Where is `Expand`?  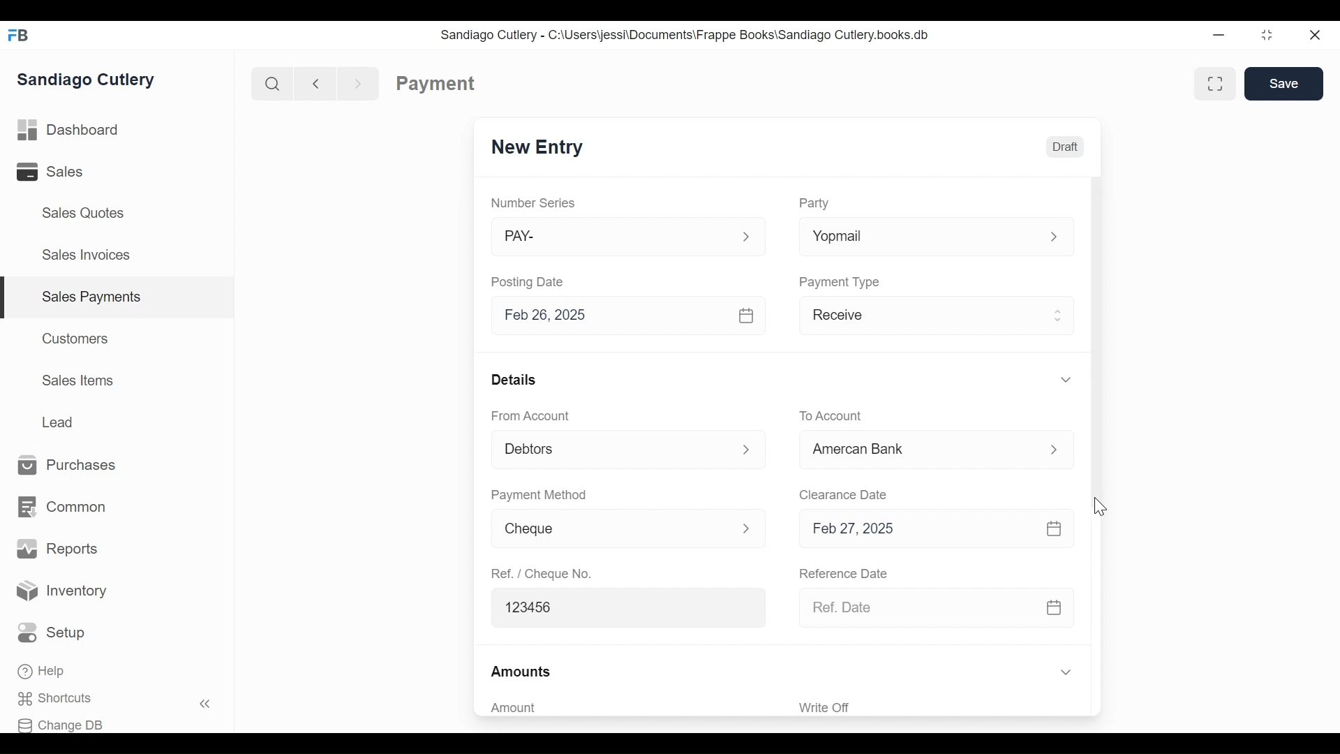
Expand is located at coordinates (1057, 450).